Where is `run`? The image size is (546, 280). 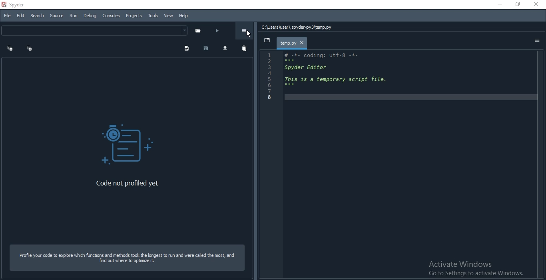
run is located at coordinates (217, 32).